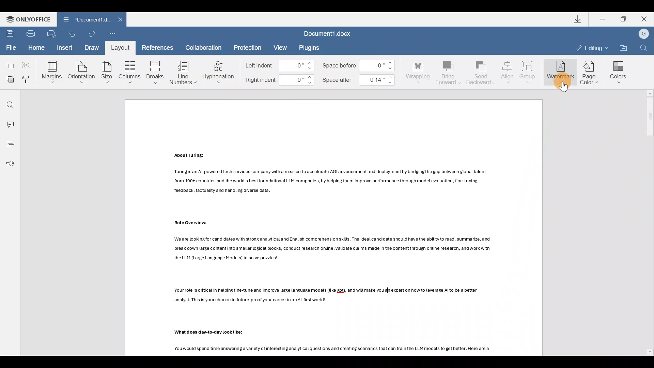 This screenshot has width=654, height=368. What do you see at coordinates (591, 74) in the screenshot?
I see `Page color` at bounding box center [591, 74].